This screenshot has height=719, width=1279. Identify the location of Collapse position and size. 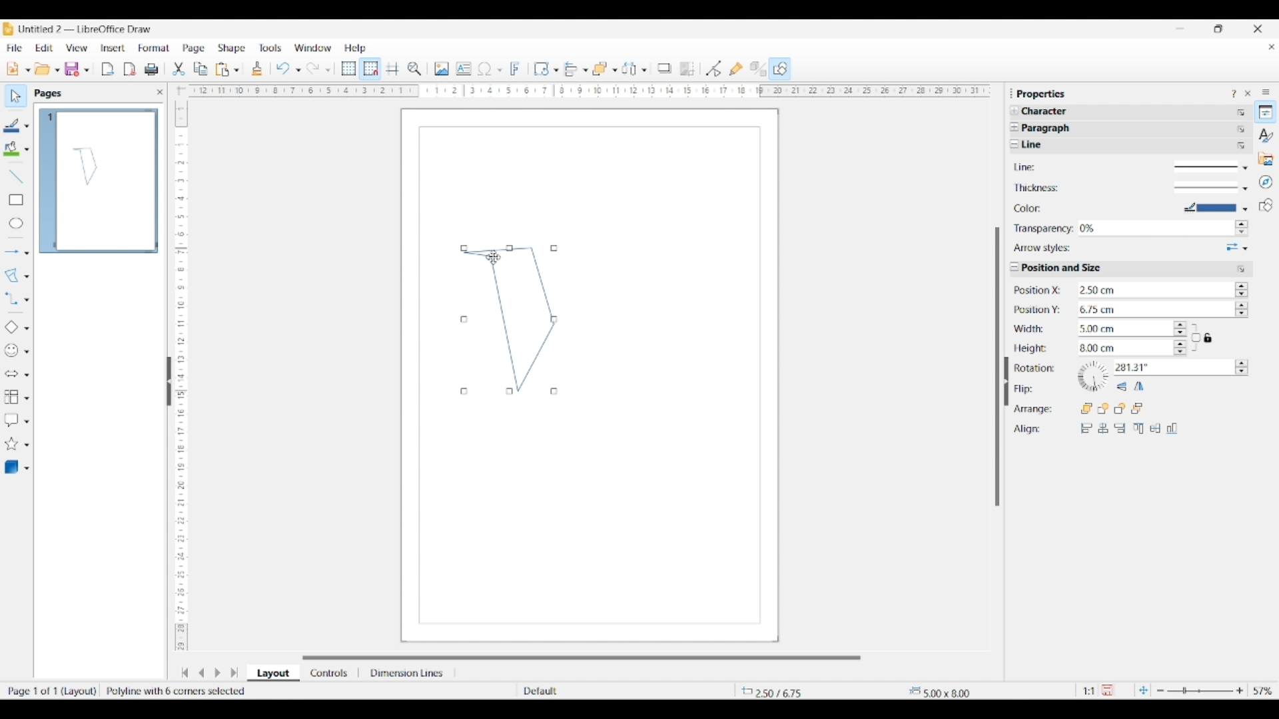
(1015, 266).